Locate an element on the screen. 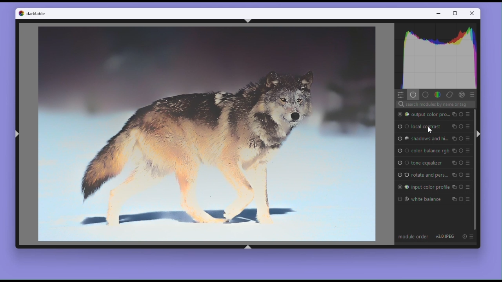 The image size is (502, 282). V 3.0 JPEG is located at coordinates (446, 237).